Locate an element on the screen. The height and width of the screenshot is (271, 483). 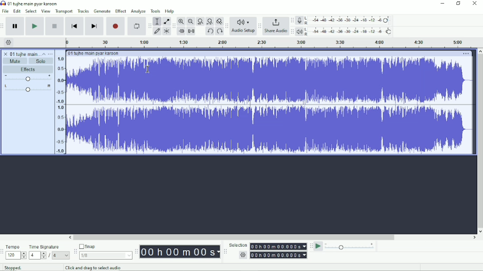
Playback speed is located at coordinates (350, 246).